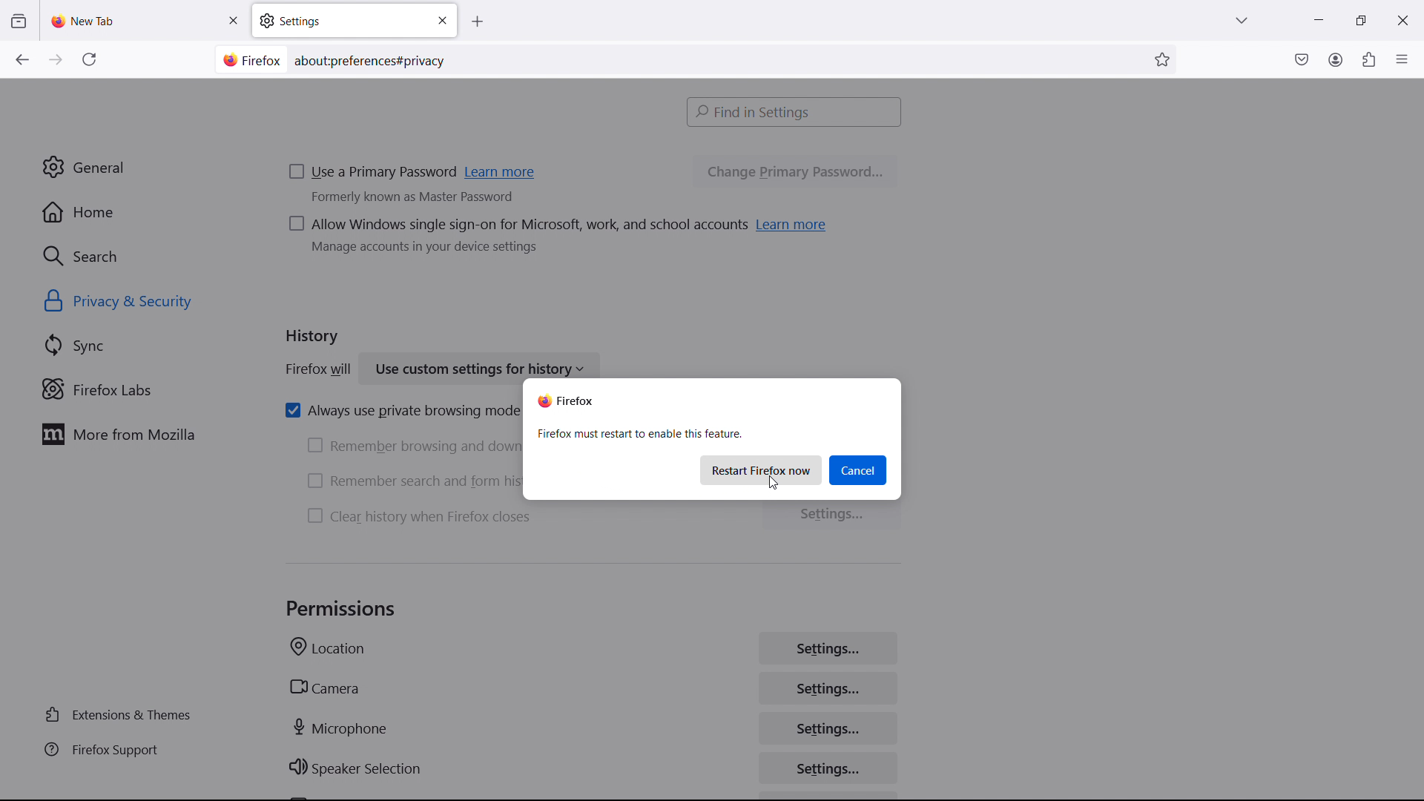  Describe the element at coordinates (139, 168) in the screenshot. I see `general` at that location.